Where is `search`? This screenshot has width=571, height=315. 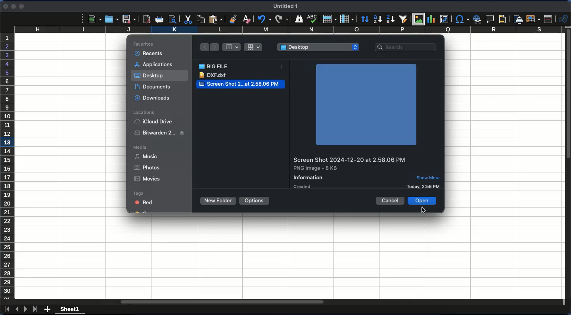
search is located at coordinates (408, 46).